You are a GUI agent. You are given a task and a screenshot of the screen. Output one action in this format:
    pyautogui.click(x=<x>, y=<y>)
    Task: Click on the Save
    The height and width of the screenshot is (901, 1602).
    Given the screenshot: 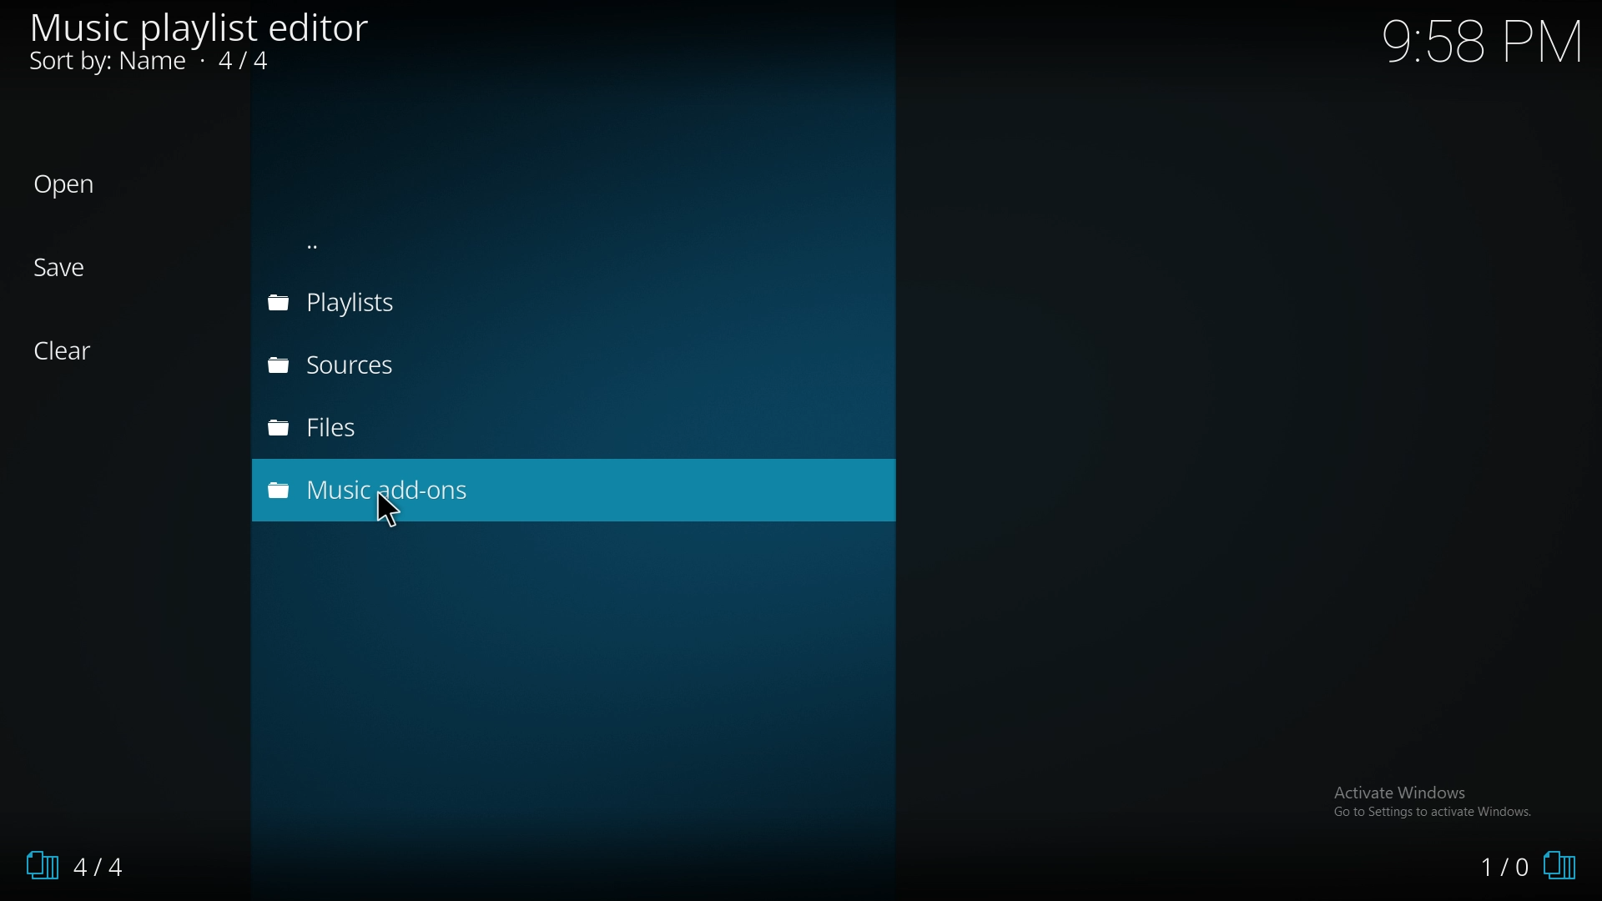 What is the action you would take?
    pyautogui.click(x=63, y=268)
    